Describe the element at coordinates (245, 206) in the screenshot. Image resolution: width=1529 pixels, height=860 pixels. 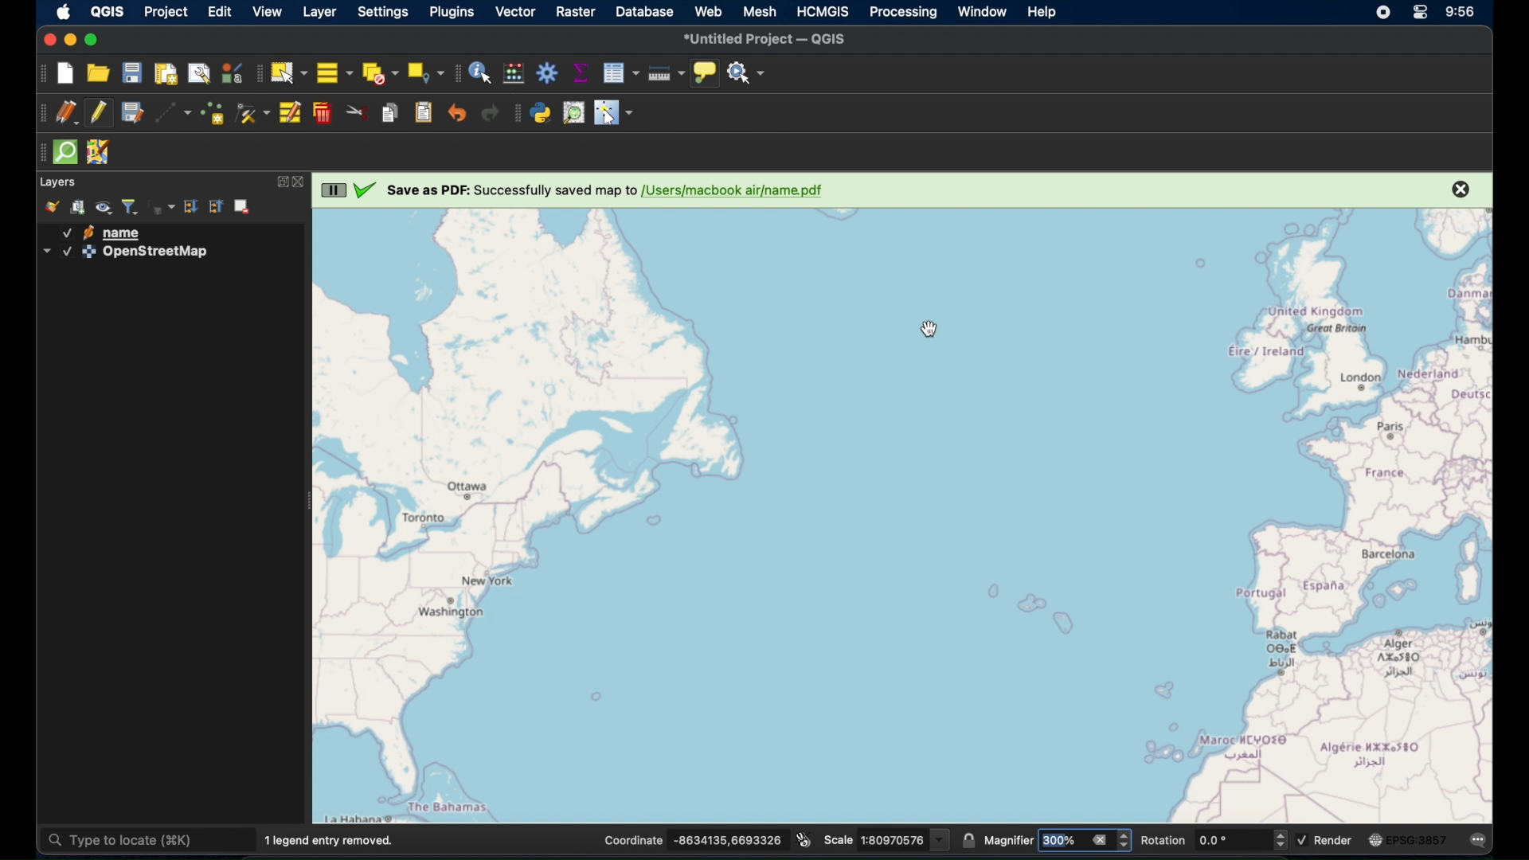
I see `remove layer/group` at that location.